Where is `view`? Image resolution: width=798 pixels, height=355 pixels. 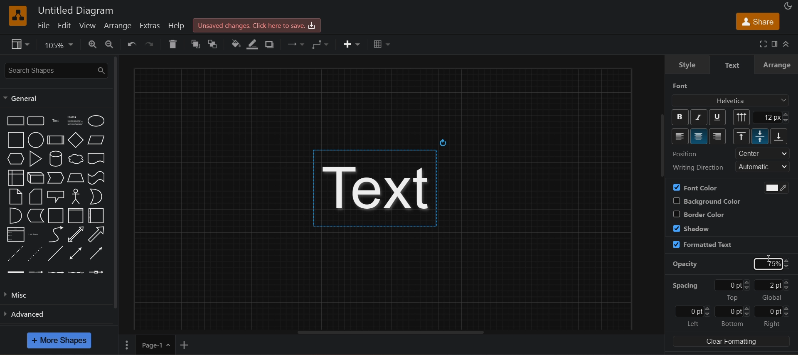
view is located at coordinates (86, 25).